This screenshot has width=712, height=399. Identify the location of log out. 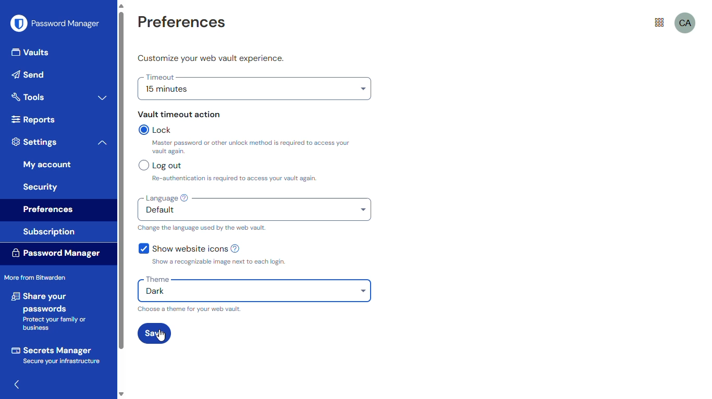
(160, 165).